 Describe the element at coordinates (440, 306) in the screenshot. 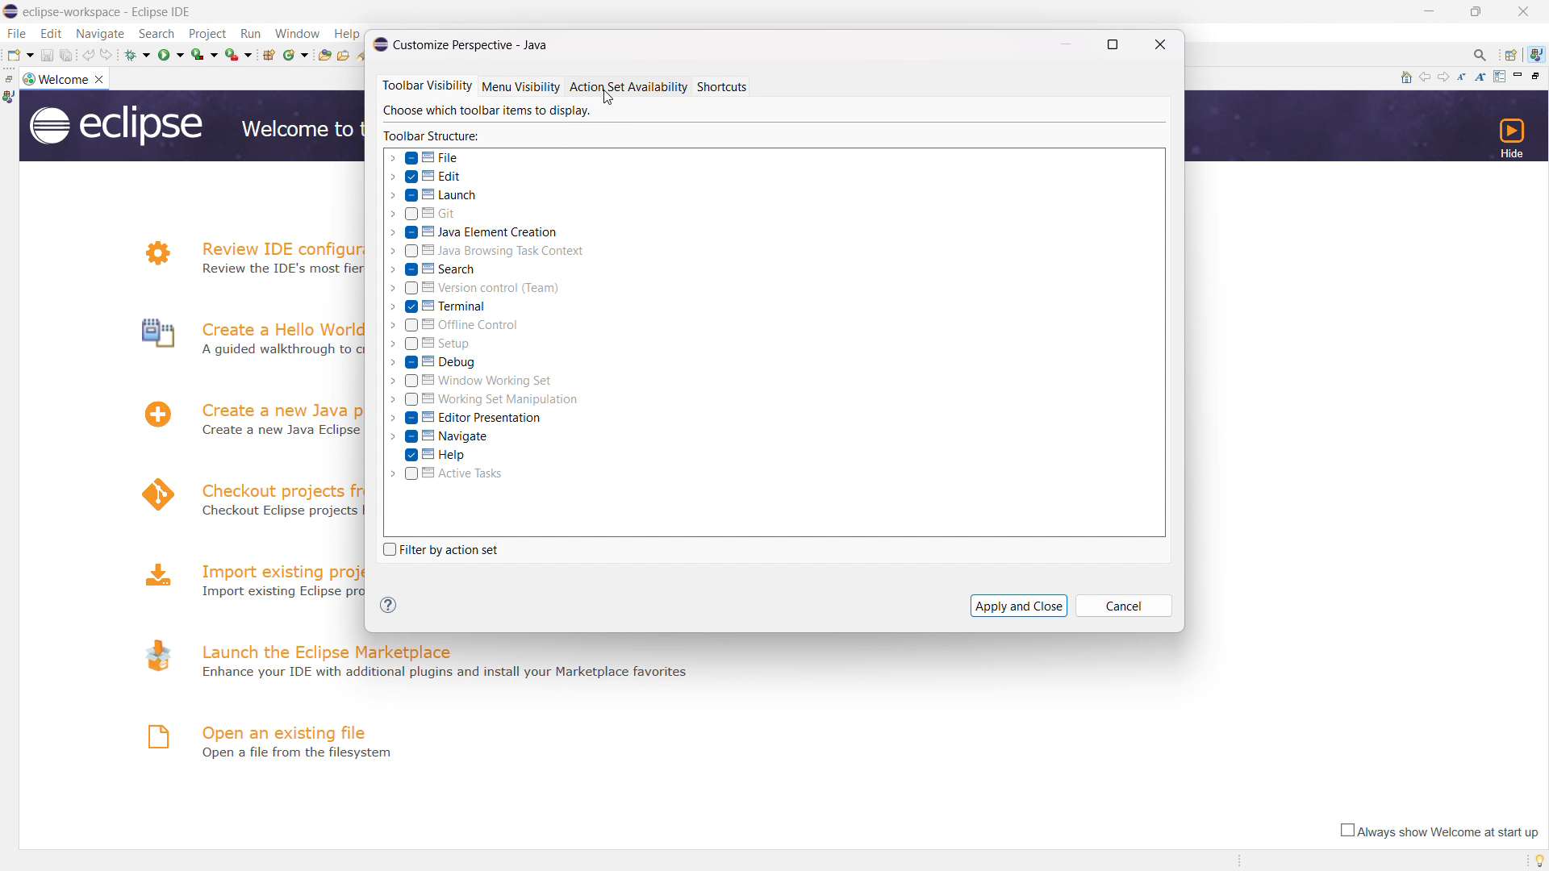

I see `terminal` at that location.